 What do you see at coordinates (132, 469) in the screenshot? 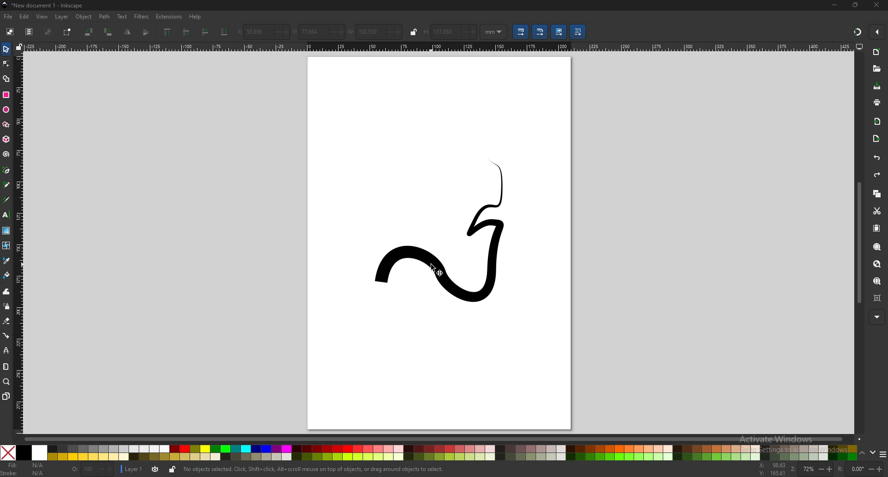
I see `layer` at bounding box center [132, 469].